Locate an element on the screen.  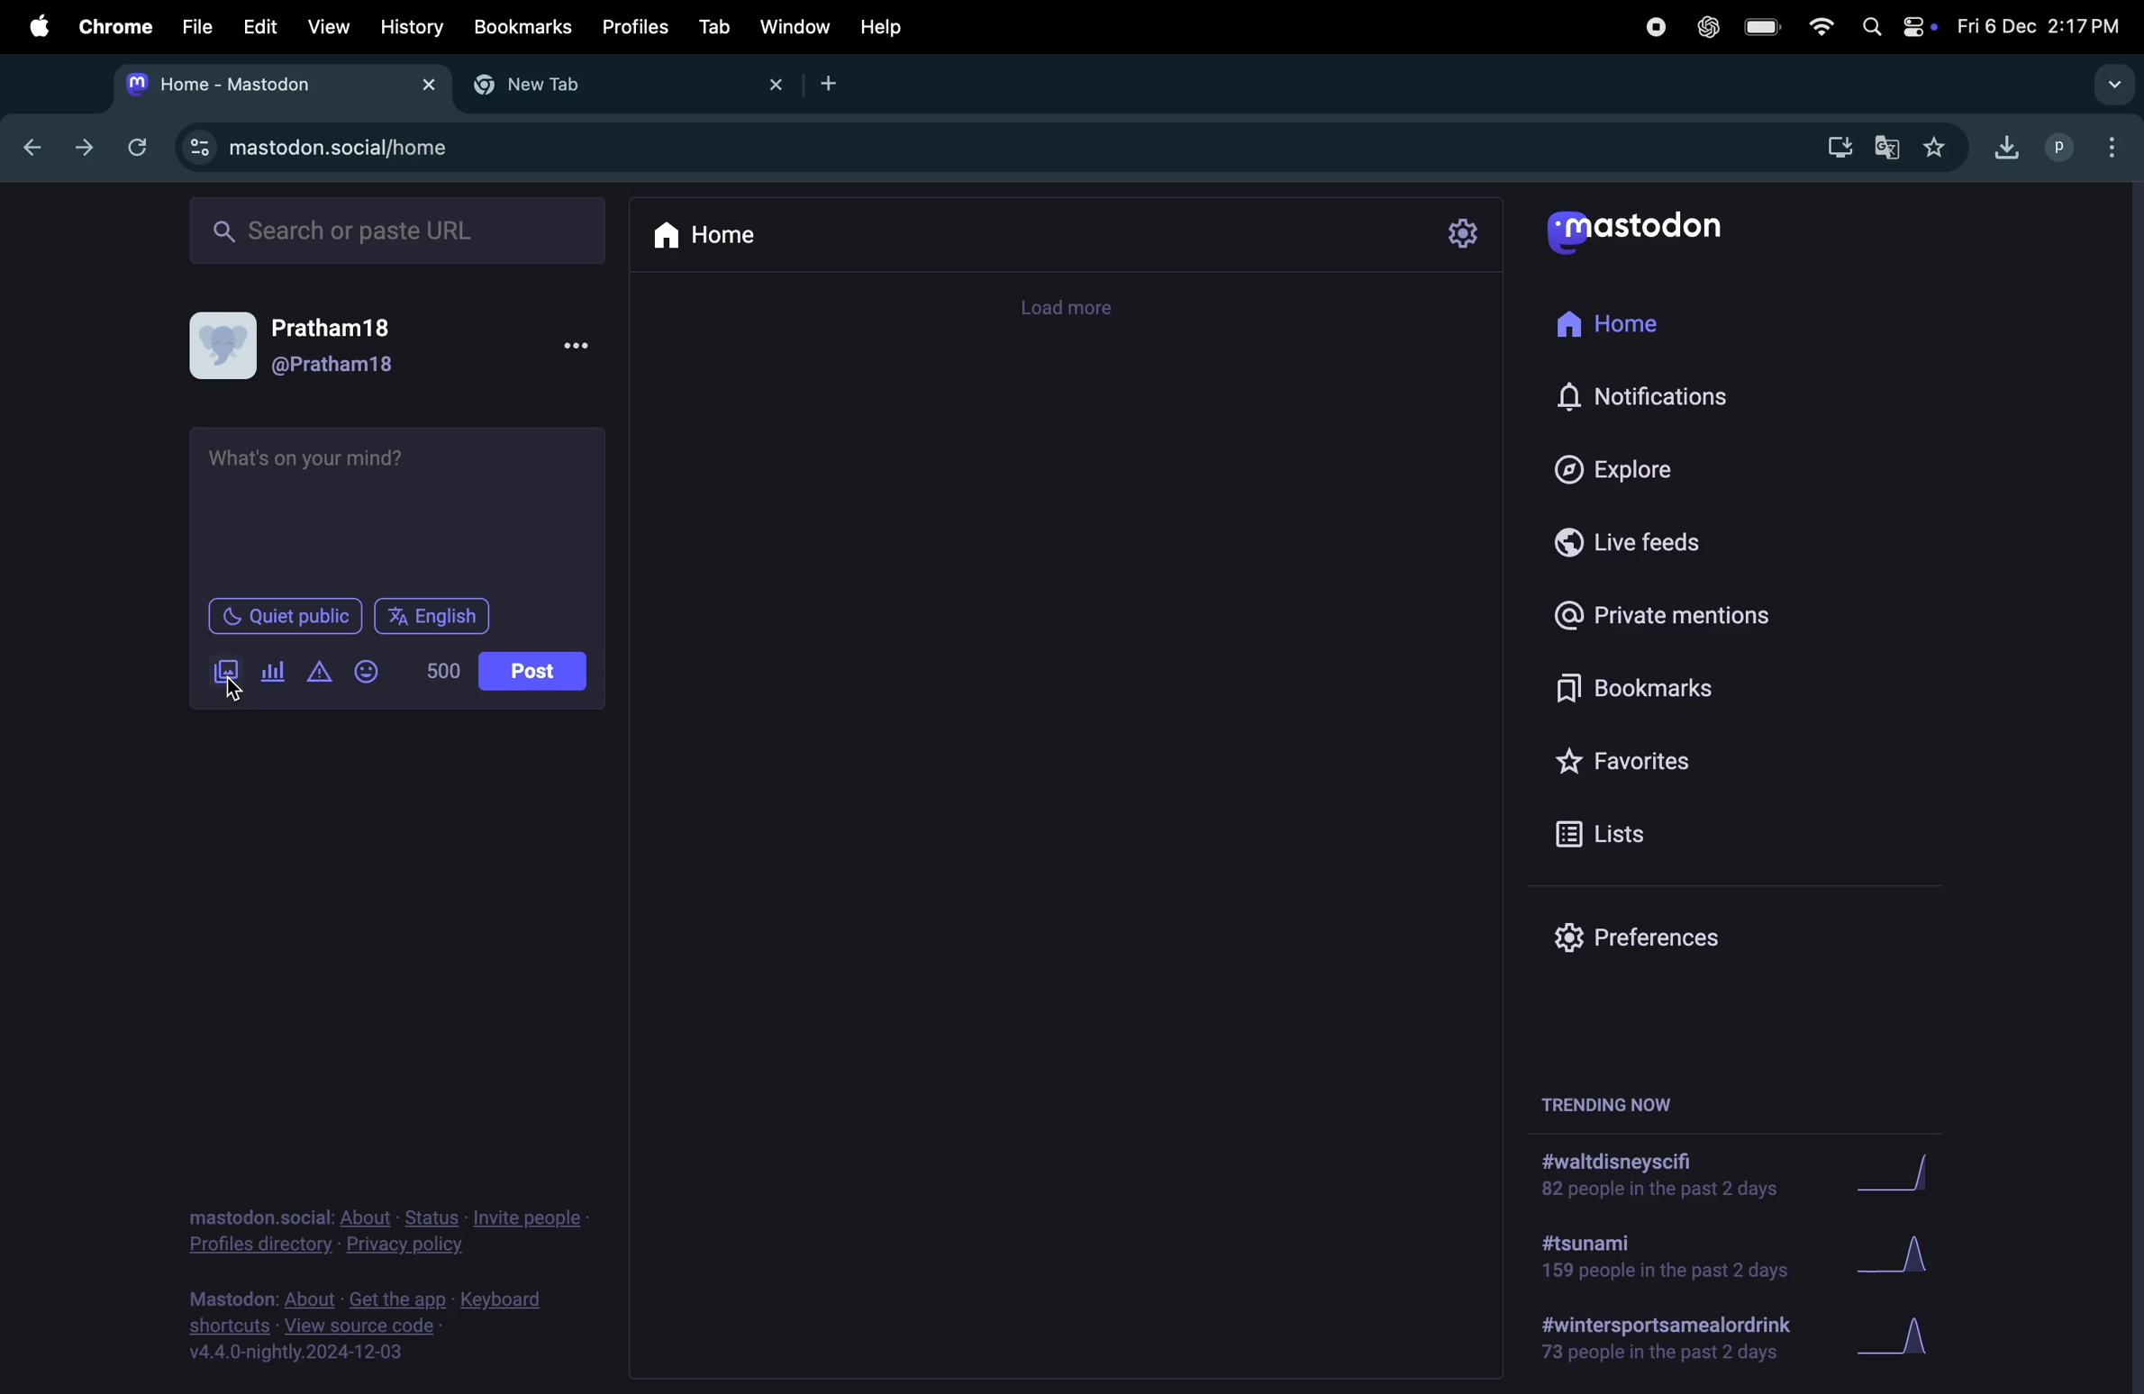
private mentions is located at coordinates (1684, 618).